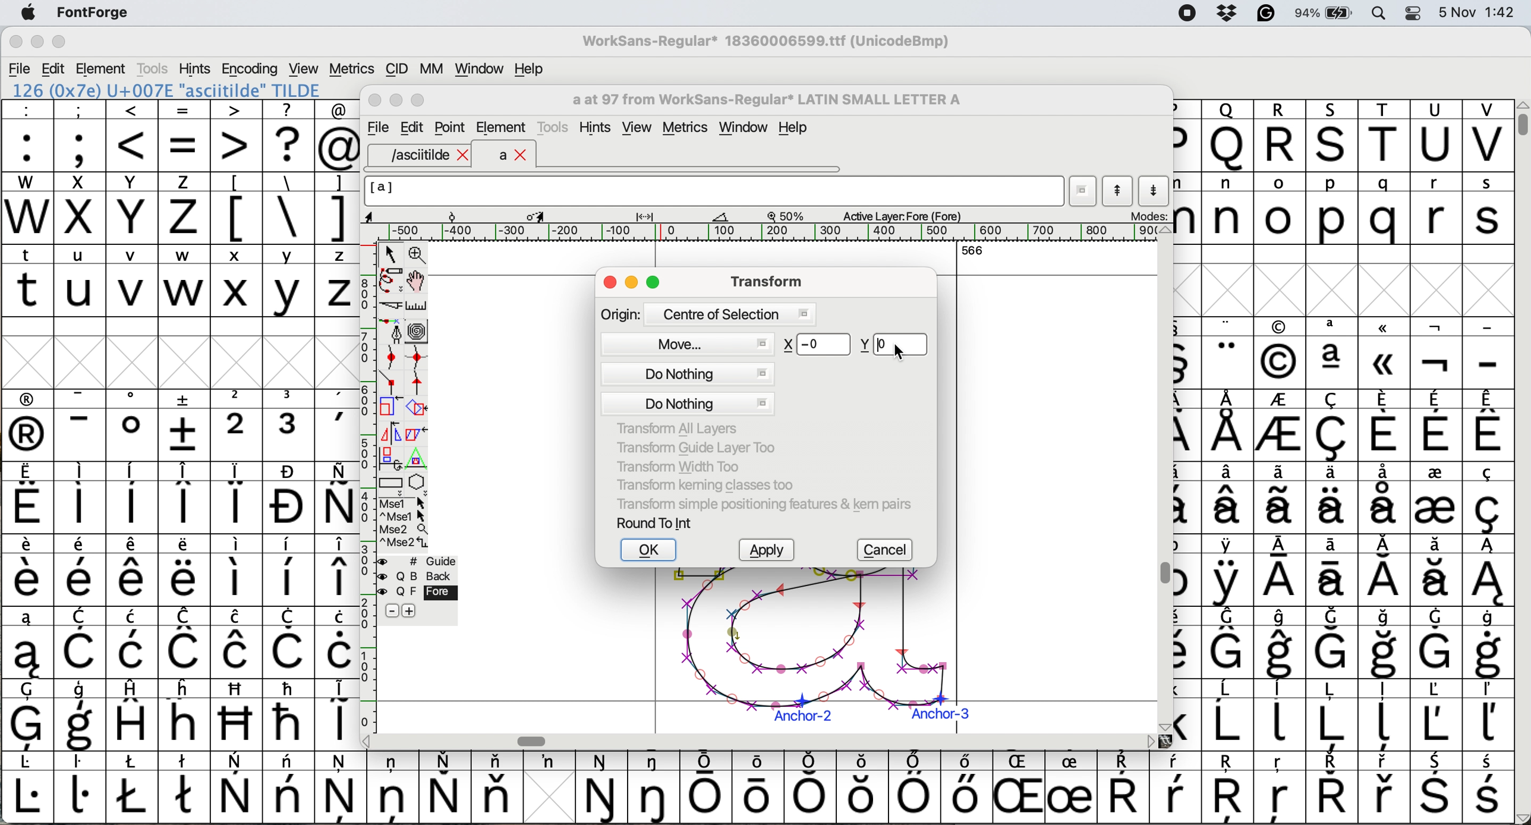 This screenshot has width=1531, height=825. Describe the element at coordinates (237, 136) in the screenshot. I see `>` at that location.